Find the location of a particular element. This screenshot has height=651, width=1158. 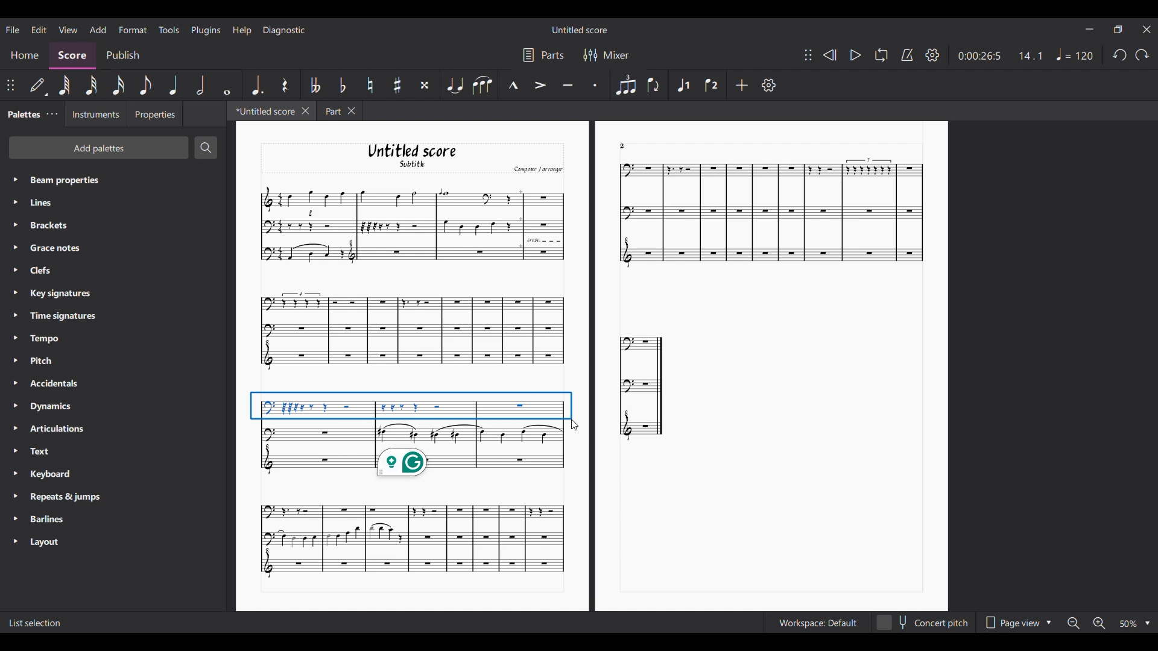

Publish  is located at coordinates (124, 56).